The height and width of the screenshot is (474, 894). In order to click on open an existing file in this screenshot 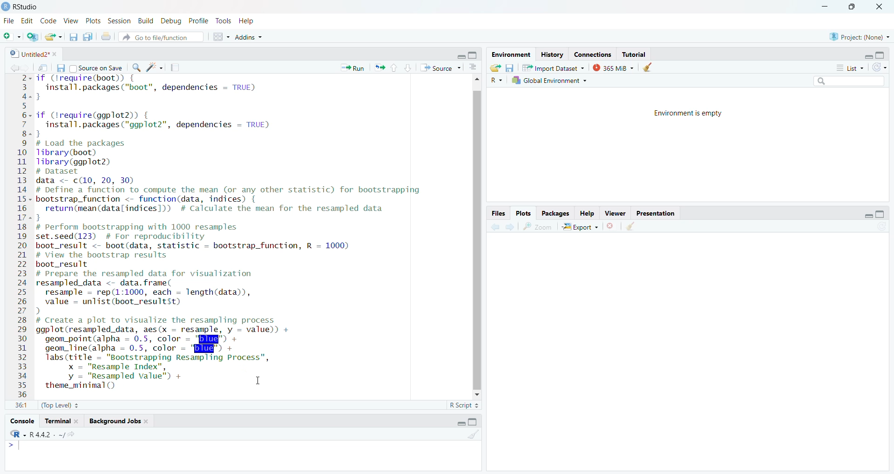, I will do `click(54, 36)`.